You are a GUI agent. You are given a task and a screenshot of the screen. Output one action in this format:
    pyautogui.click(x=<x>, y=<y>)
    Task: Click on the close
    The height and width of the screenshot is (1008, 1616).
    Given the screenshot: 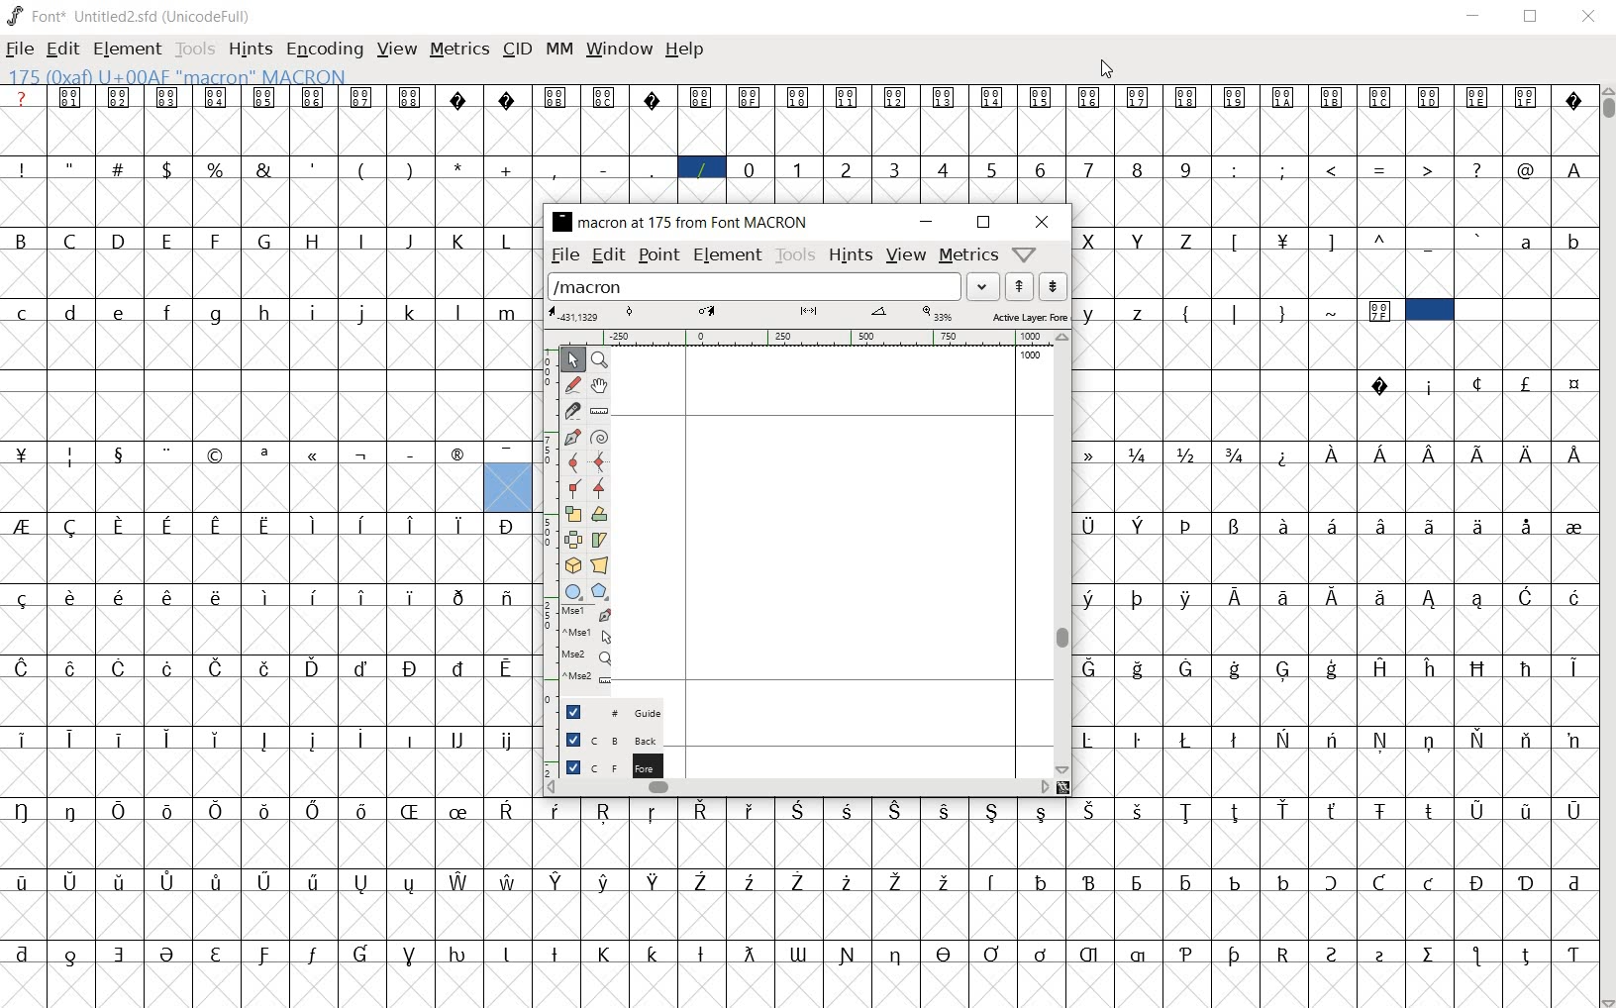 What is the action you would take?
    pyautogui.click(x=1039, y=221)
    